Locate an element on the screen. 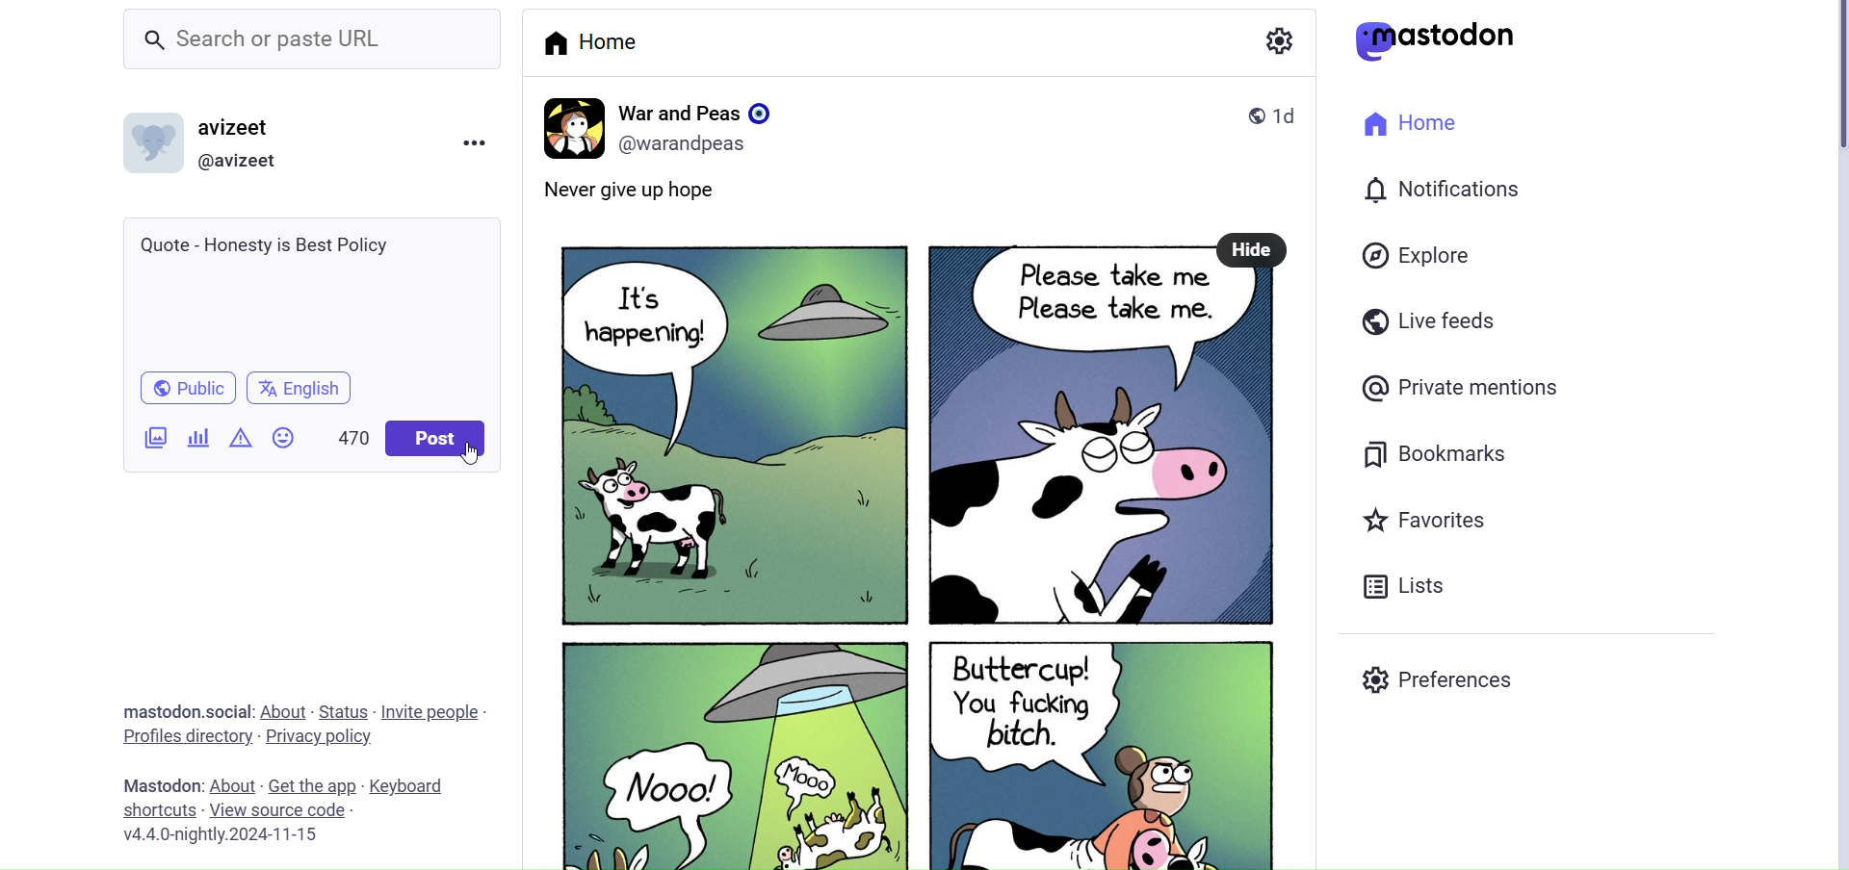 Image resolution: width=1849 pixels, height=870 pixels. mastodon is located at coordinates (159, 784).